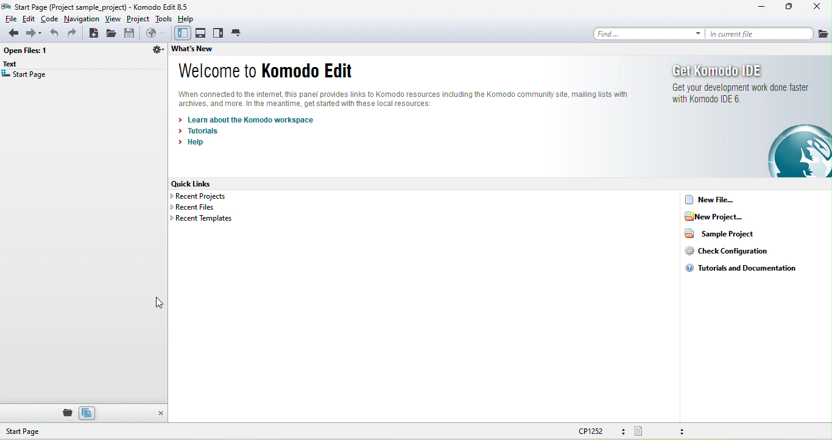 This screenshot has height=440, width=832. I want to click on file, so click(823, 33).